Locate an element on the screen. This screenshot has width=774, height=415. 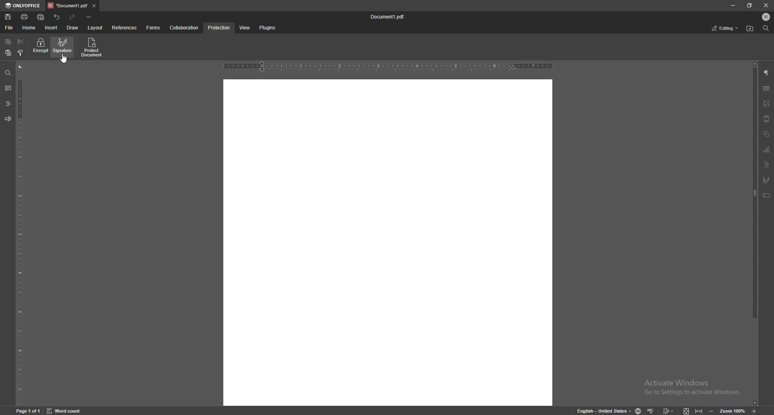
horizontal scale is located at coordinates (388, 67).